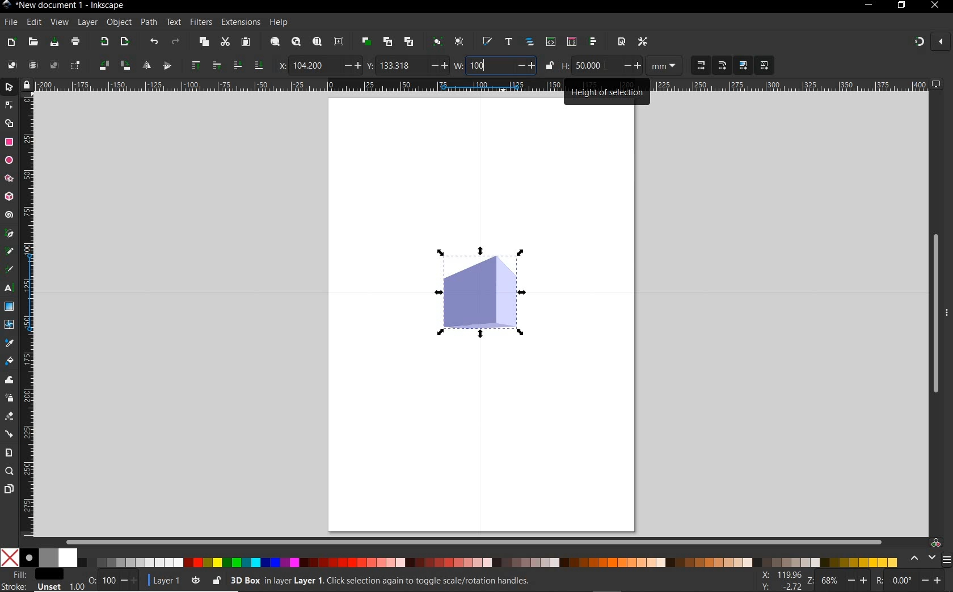 This screenshot has width=953, height=592. I want to click on h, so click(565, 66).